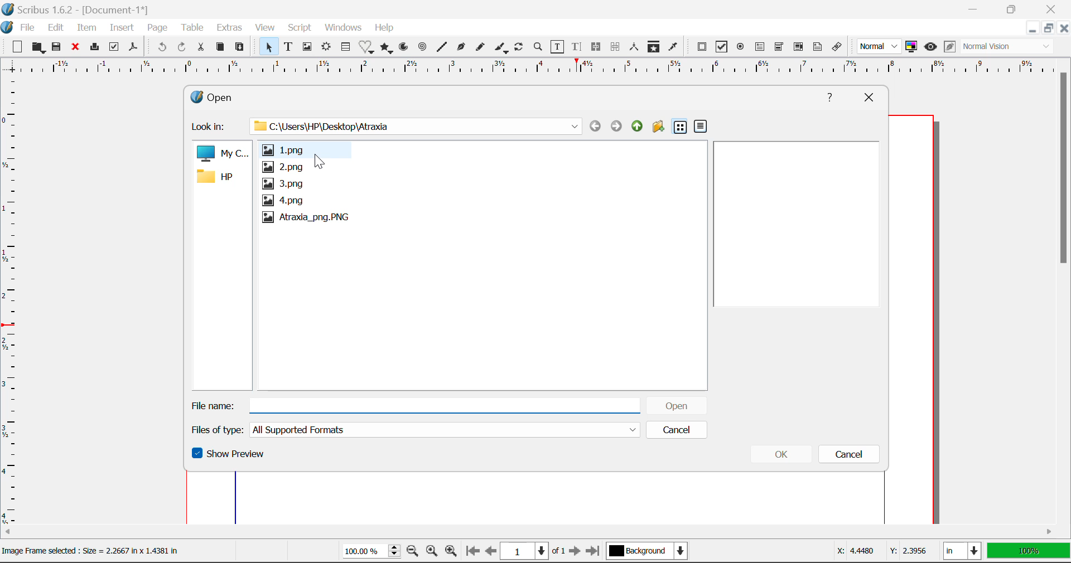  What do you see at coordinates (230, 457) in the screenshot?
I see `Show Preview` at bounding box center [230, 457].